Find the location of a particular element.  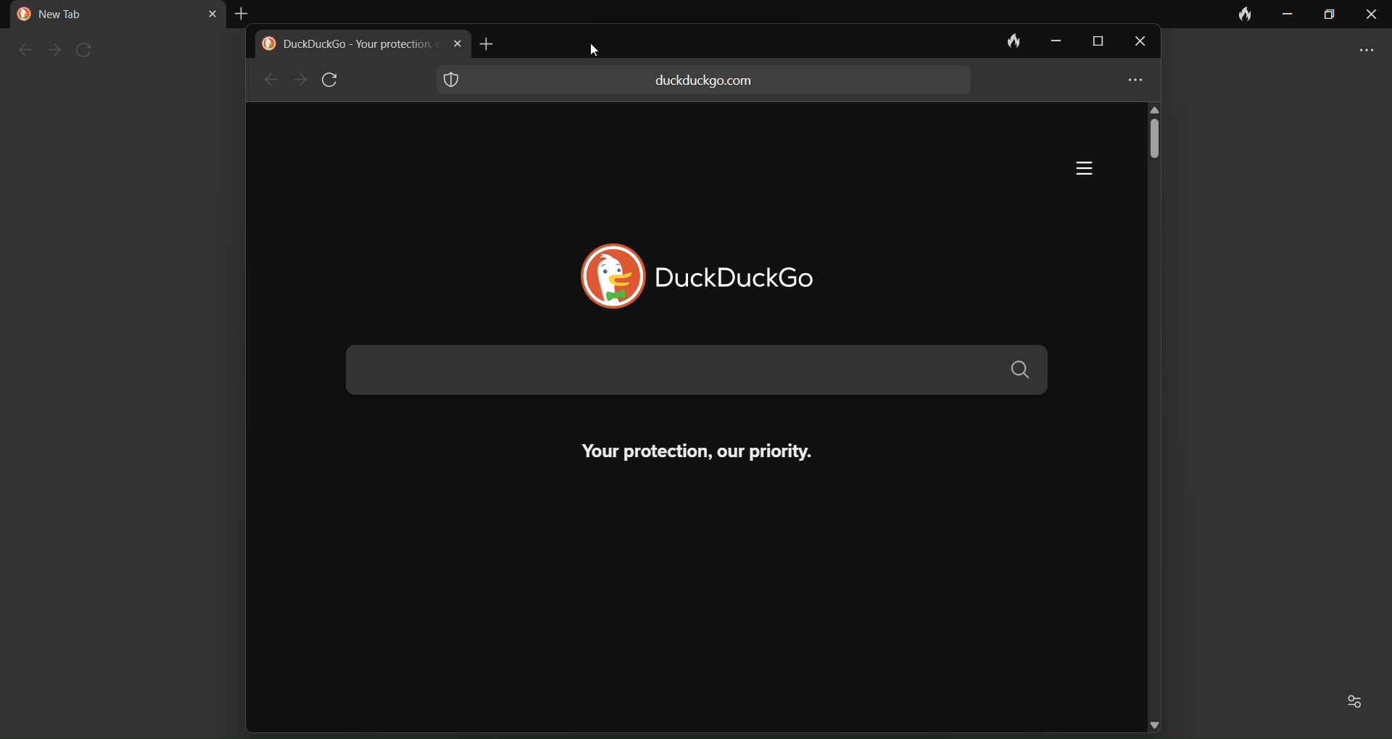

down is located at coordinates (1154, 720).